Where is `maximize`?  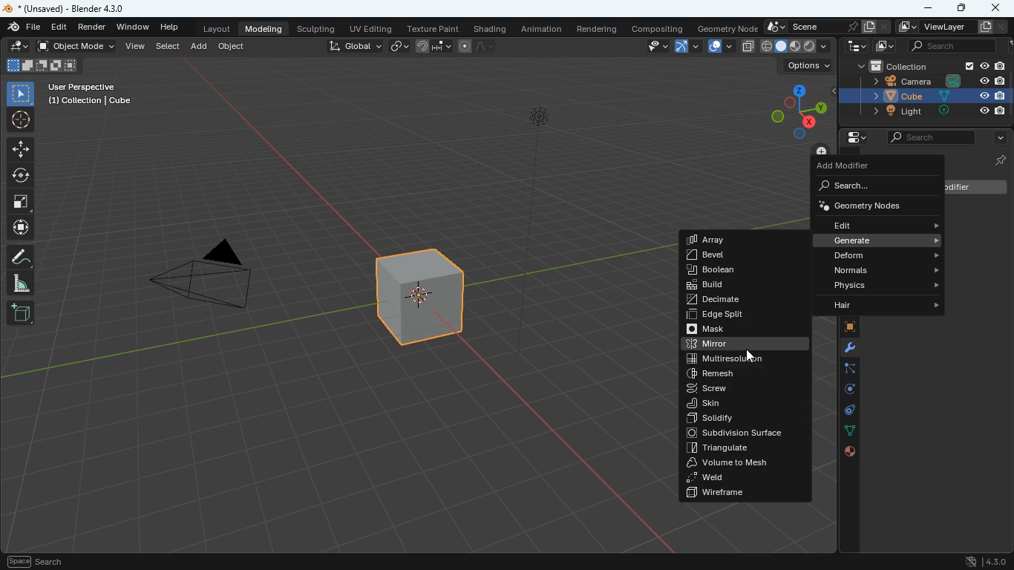 maximize is located at coordinates (960, 7).